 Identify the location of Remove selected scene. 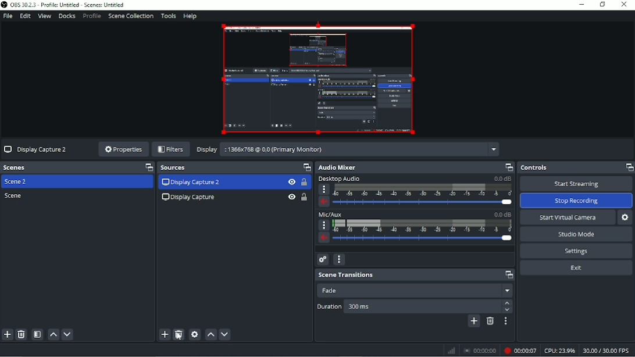
(22, 334).